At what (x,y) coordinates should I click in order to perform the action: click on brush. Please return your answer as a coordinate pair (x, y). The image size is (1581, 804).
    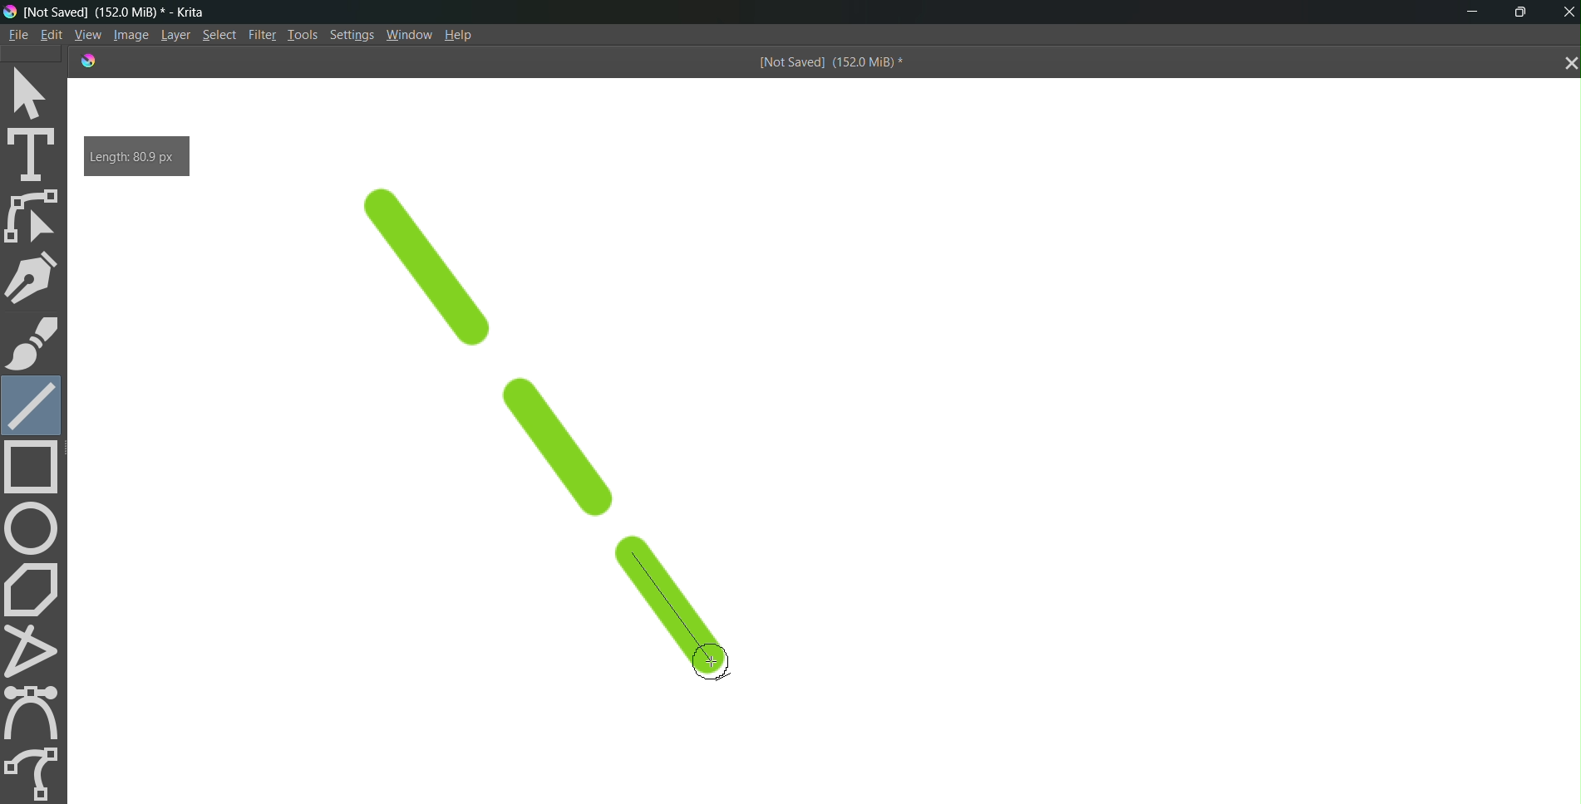
    Looking at the image, I should click on (32, 343).